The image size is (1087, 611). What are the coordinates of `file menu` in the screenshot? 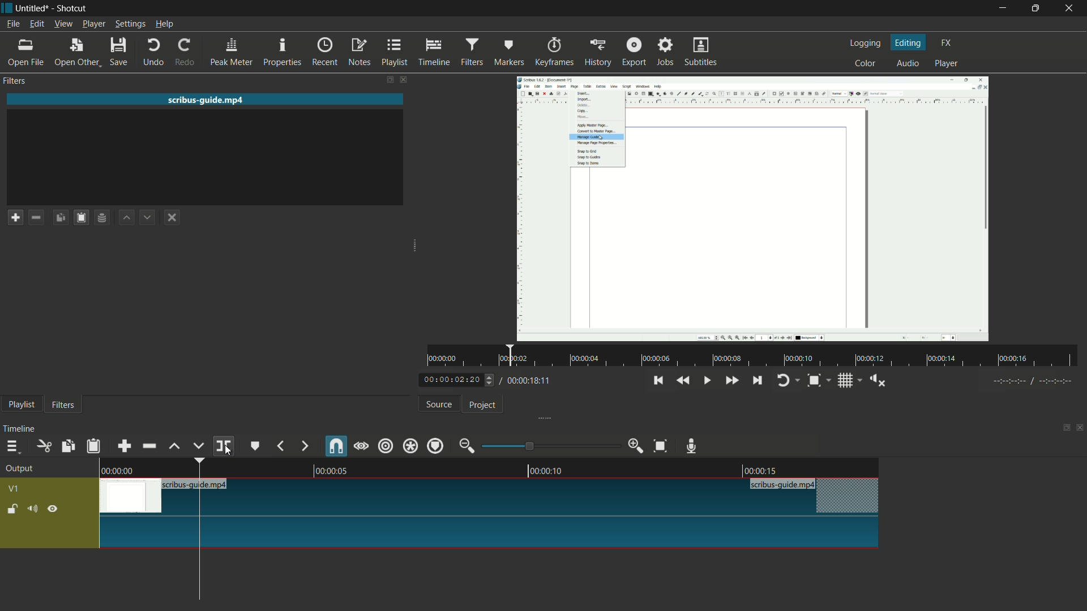 It's located at (12, 24).